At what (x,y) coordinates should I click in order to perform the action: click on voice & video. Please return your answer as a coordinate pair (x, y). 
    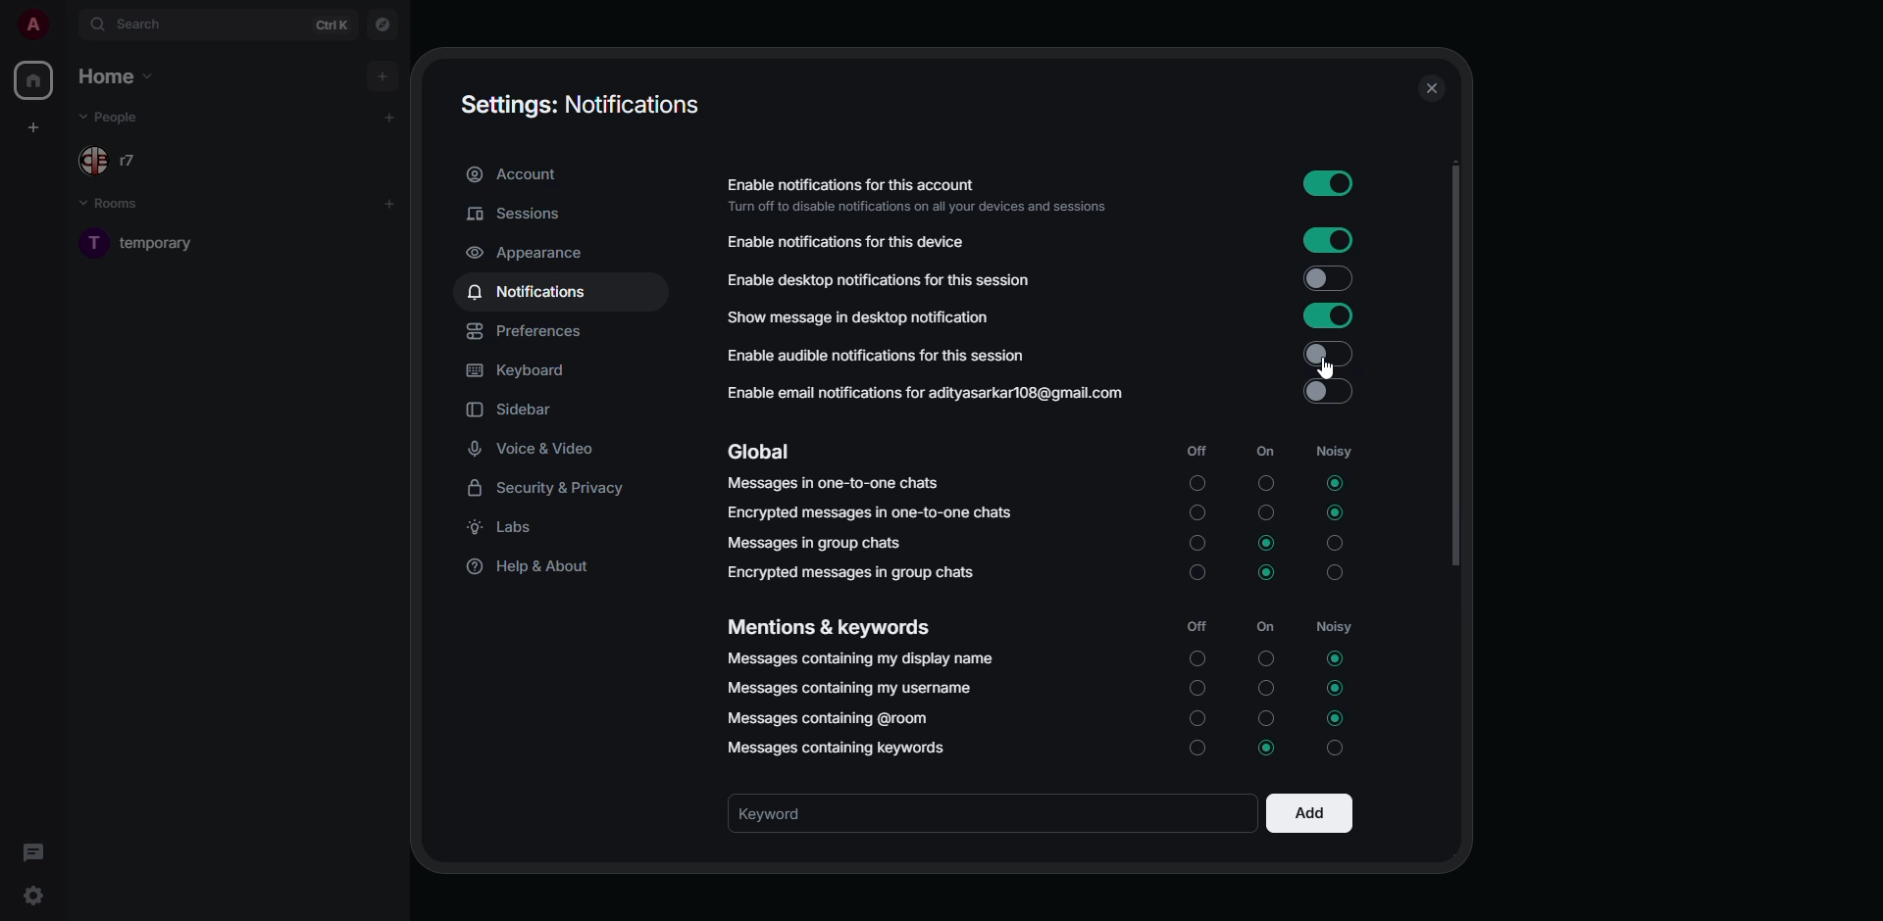
    Looking at the image, I should click on (532, 450).